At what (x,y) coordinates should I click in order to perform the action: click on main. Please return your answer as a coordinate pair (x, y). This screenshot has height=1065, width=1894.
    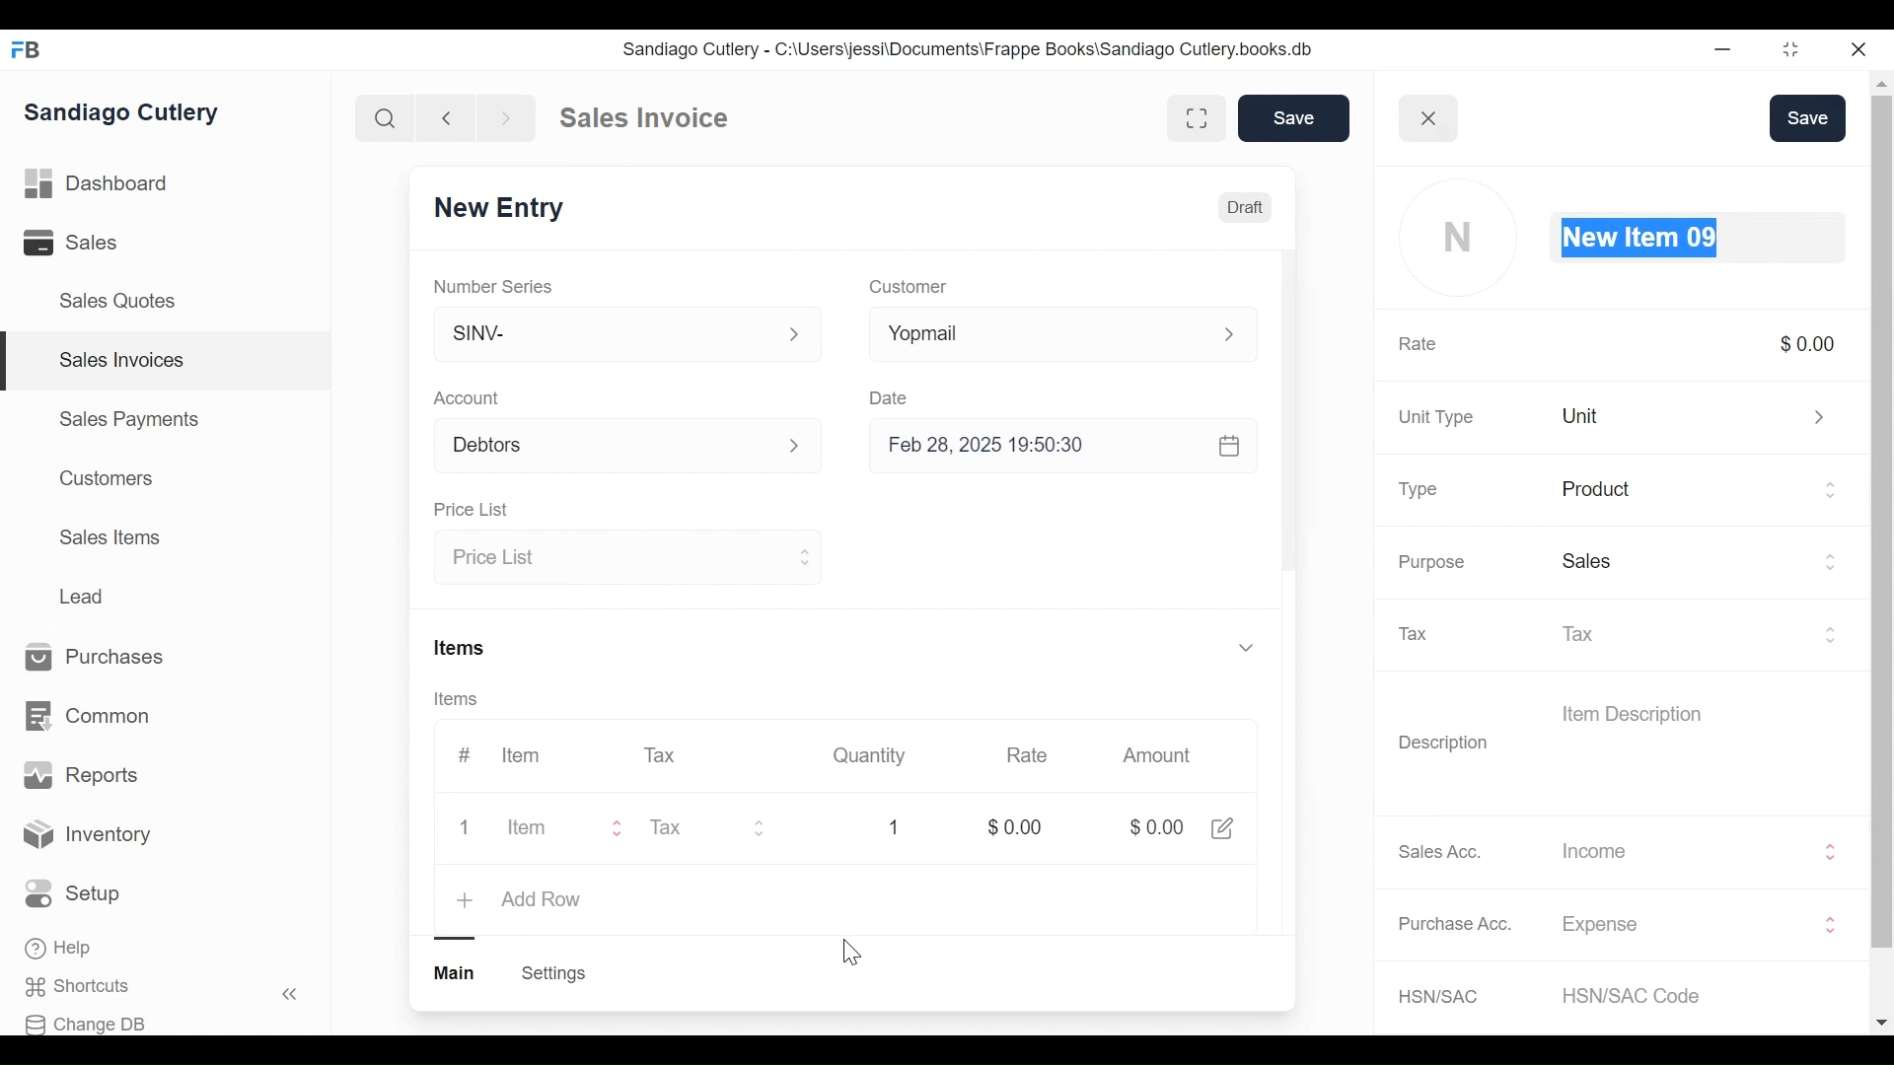
    Looking at the image, I should click on (457, 973).